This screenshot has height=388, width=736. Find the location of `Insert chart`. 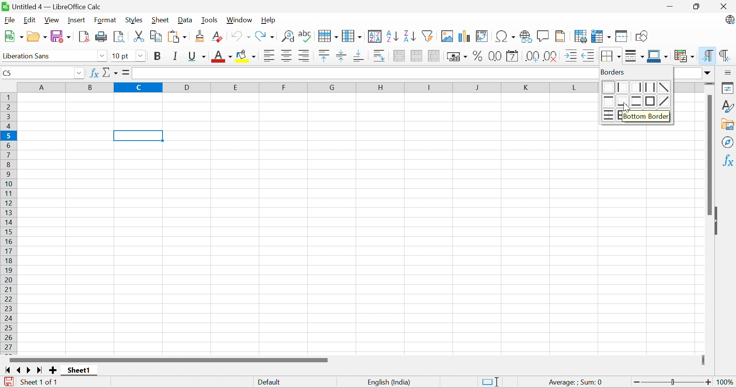

Insert chart is located at coordinates (465, 36).